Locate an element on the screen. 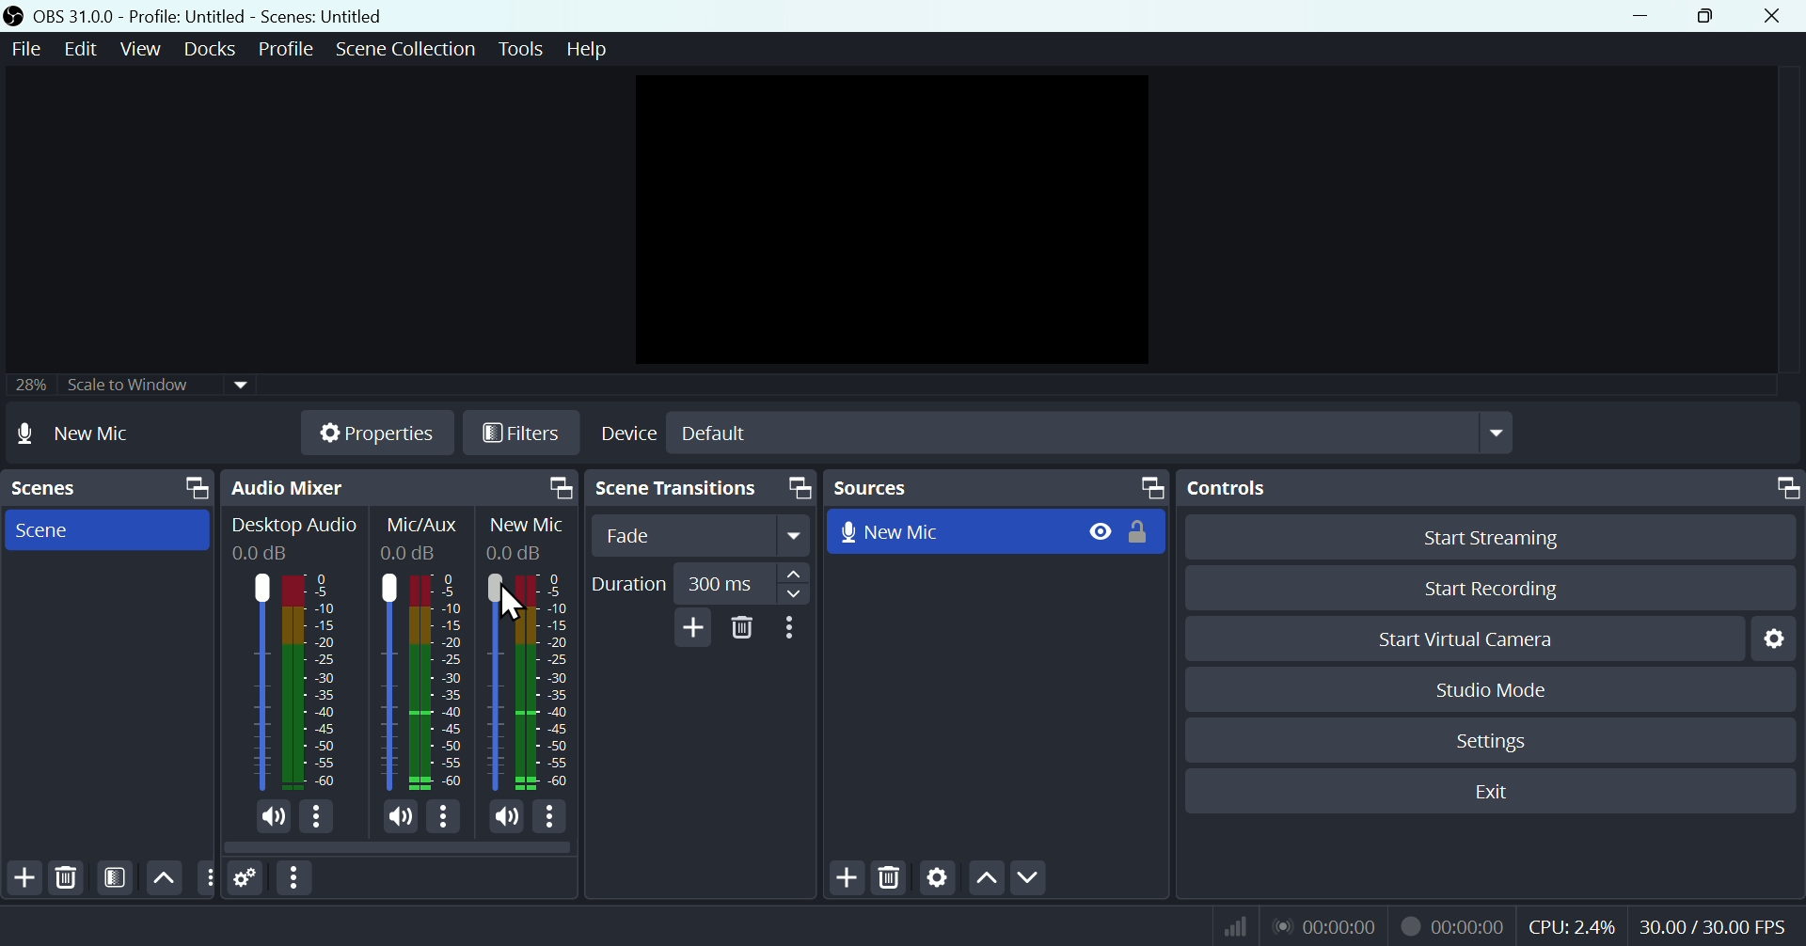 This screenshot has height=946, width=1806. Docks is located at coordinates (214, 49).